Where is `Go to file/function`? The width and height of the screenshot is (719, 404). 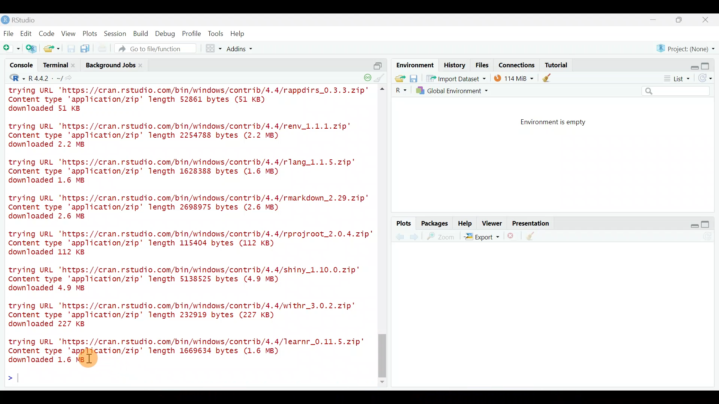
Go to file/function is located at coordinates (159, 49).